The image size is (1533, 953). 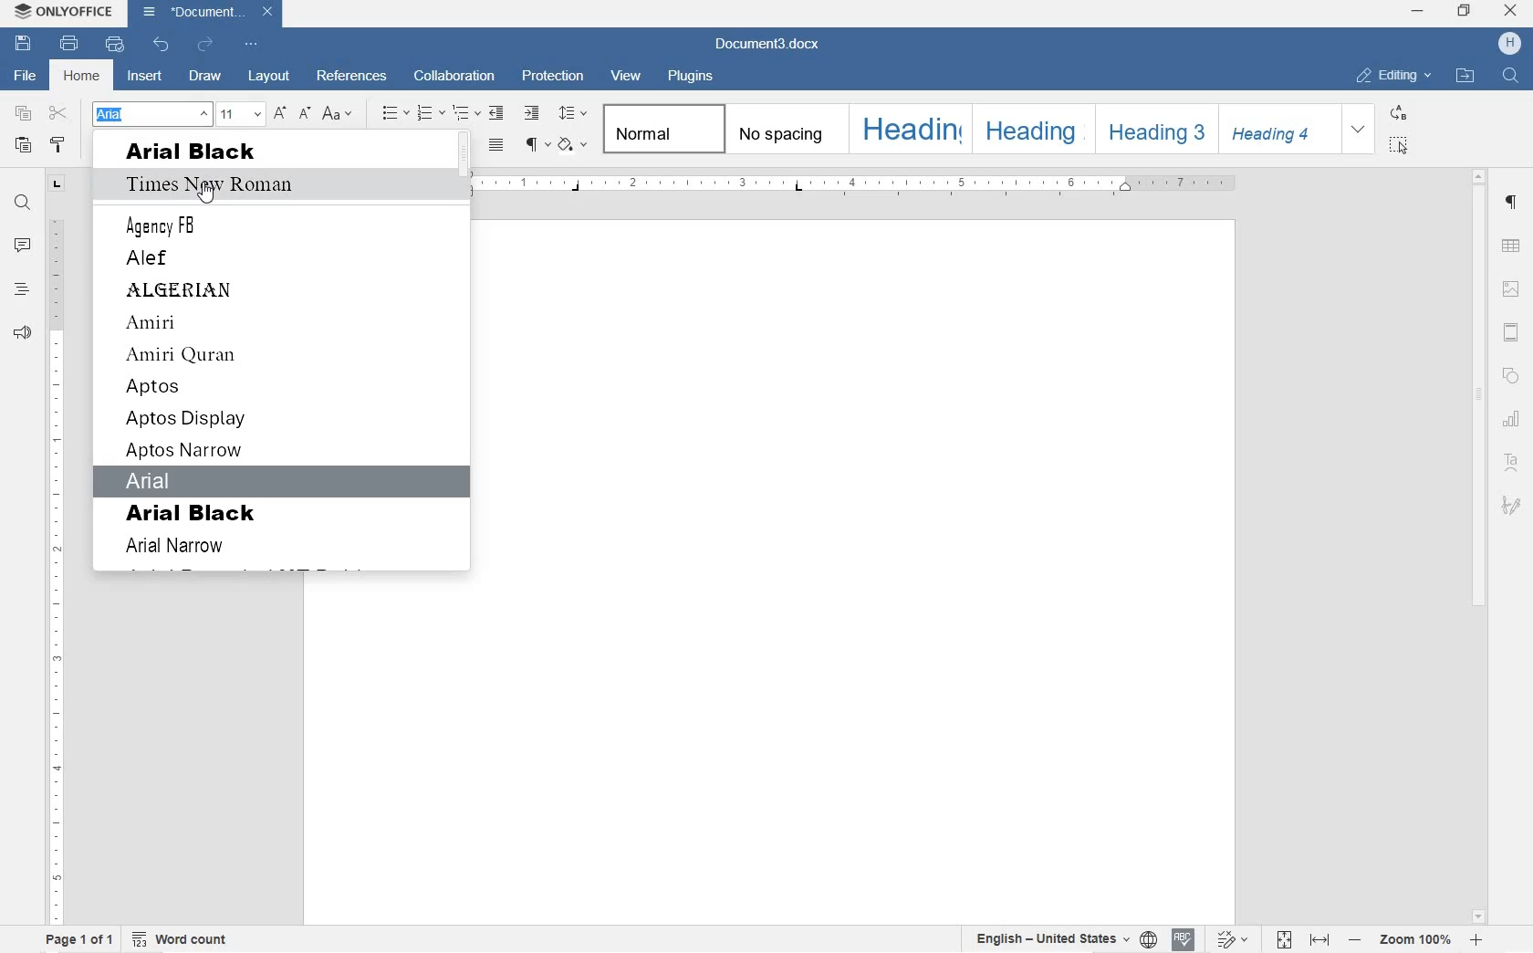 What do you see at coordinates (1401, 113) in the screenshot?
I see `REPLACE` at bounding box center [1401, 113].